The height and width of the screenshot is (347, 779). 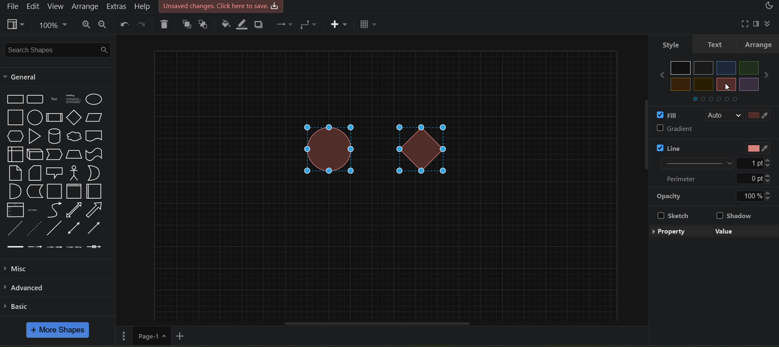 I want to click on fill color, so click(x=224, y=25).